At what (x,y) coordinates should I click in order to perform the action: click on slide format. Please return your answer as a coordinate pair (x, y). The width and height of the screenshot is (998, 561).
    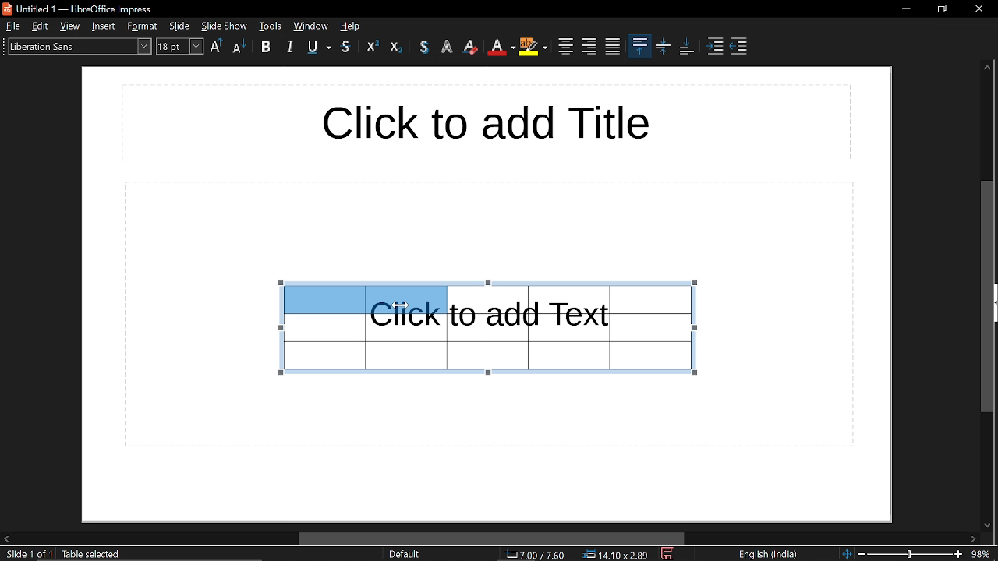
    Looking at the image, I should click on (404, 554).